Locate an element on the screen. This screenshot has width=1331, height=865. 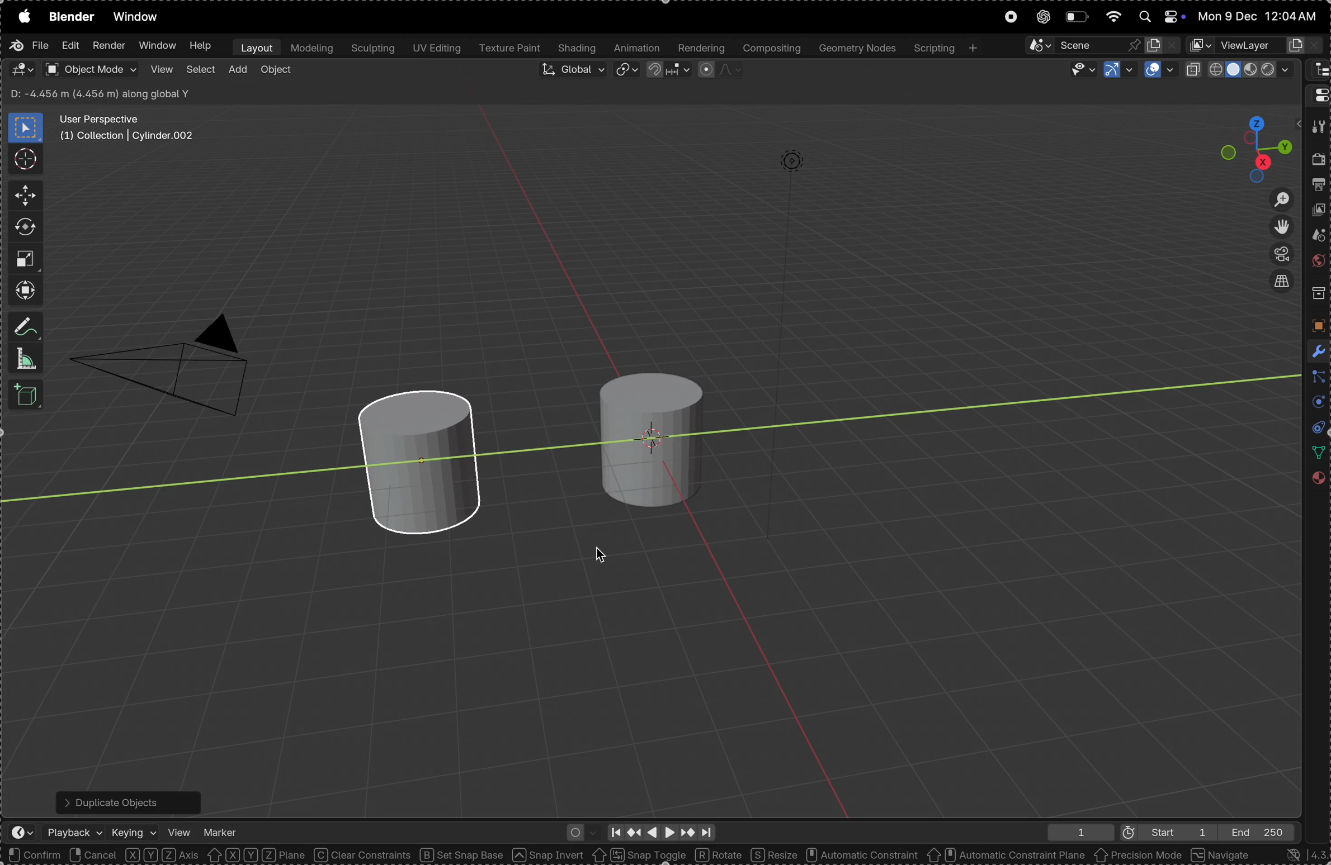
modifiers is located at coordinates (1315, 350).